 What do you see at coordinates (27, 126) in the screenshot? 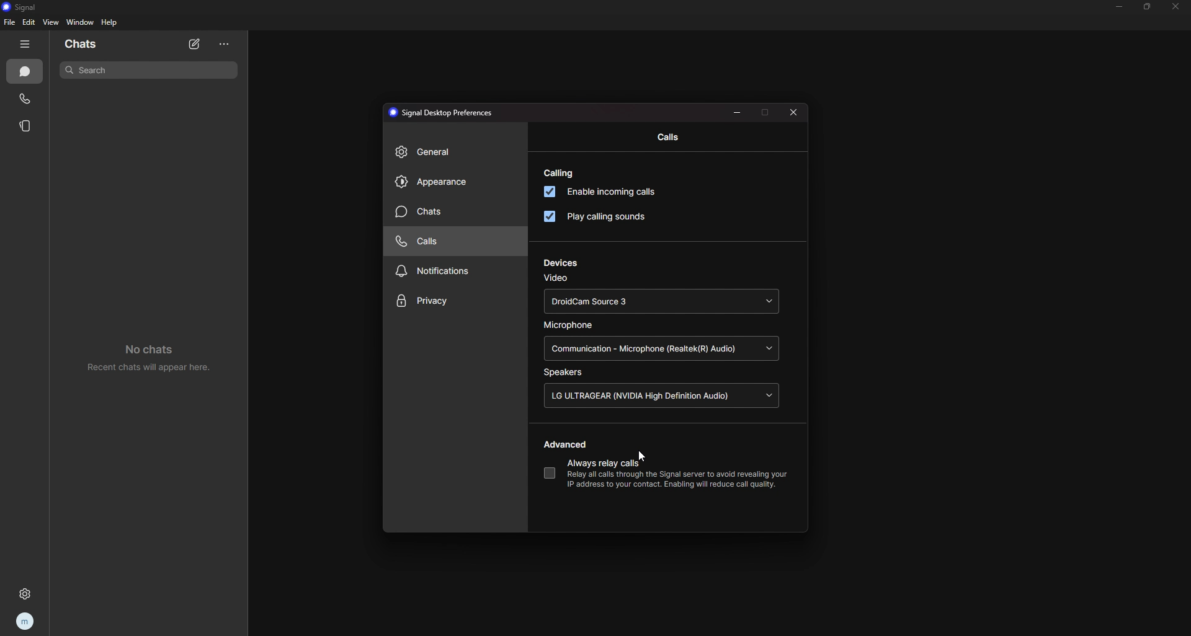
I see `stories` at bounding box center [27, 126].